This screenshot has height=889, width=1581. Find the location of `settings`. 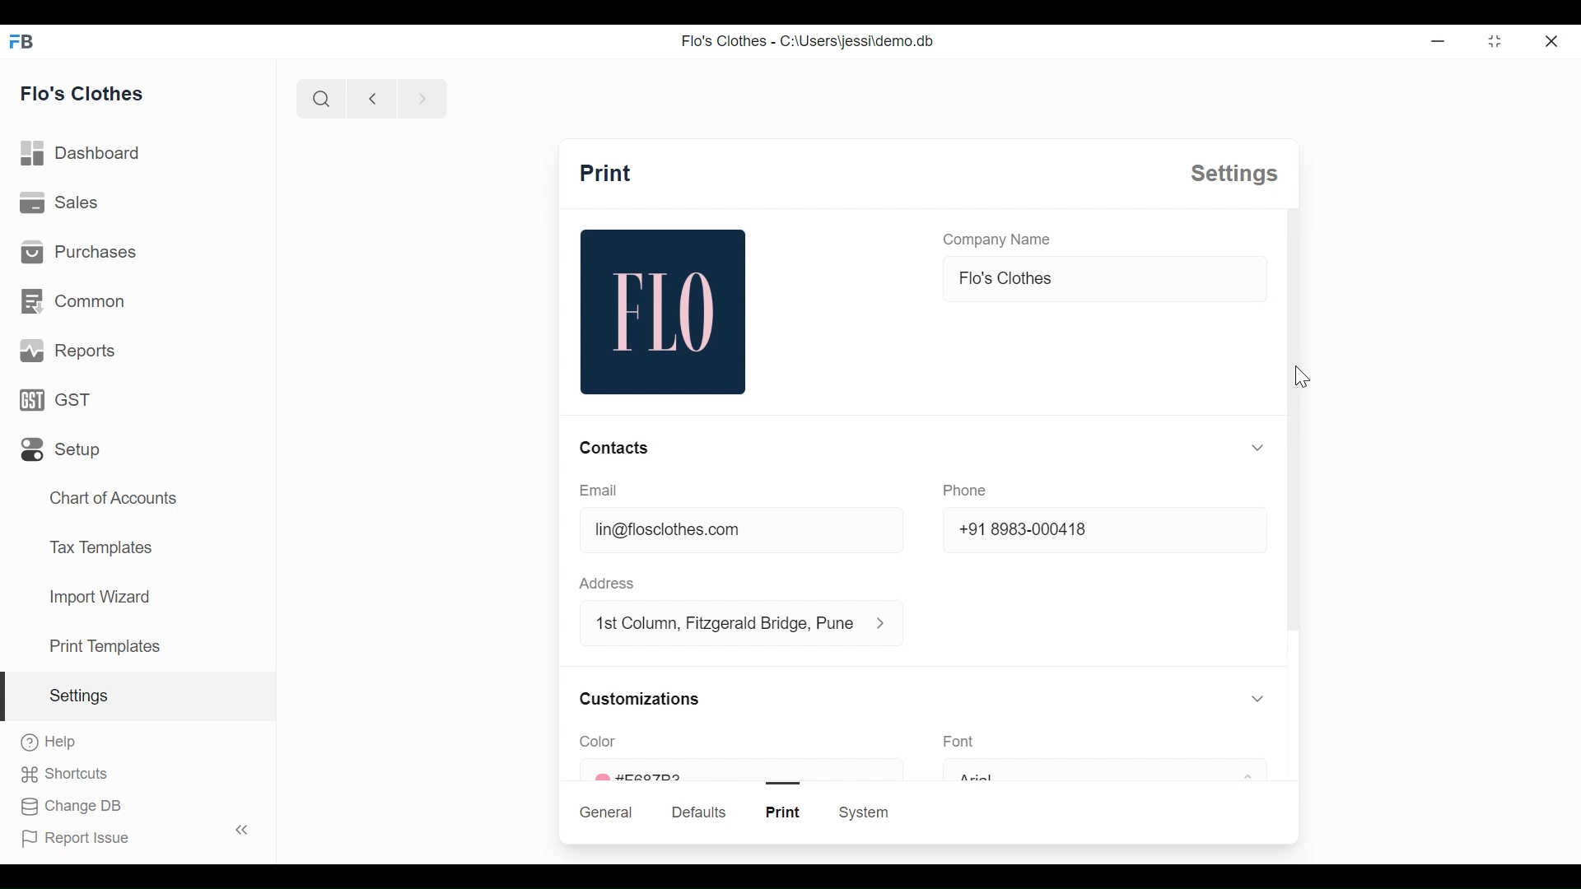

settings is located at coordinates (1234, 174).